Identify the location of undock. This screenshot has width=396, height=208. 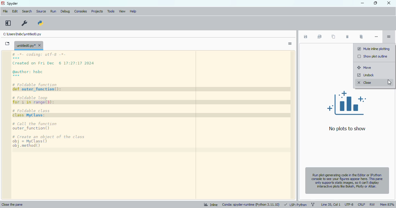
(365, 75).